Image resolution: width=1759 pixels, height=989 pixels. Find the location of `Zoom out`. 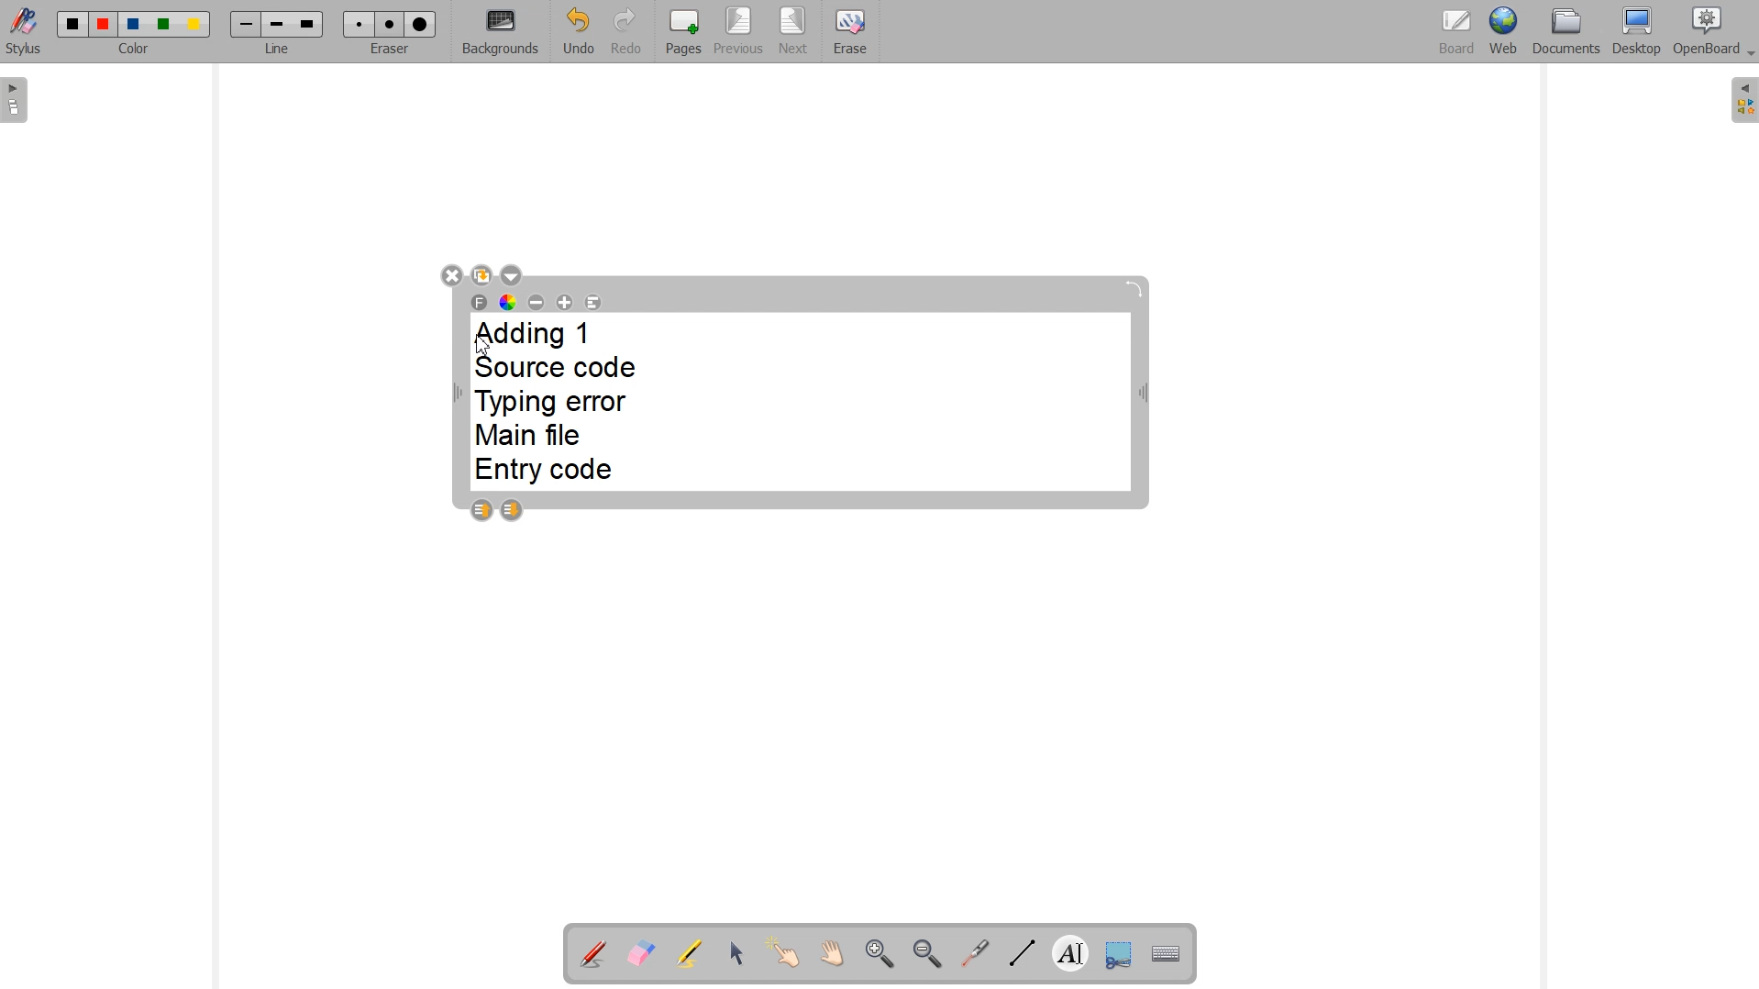

Zoom out is located at coordinates (926, 953).